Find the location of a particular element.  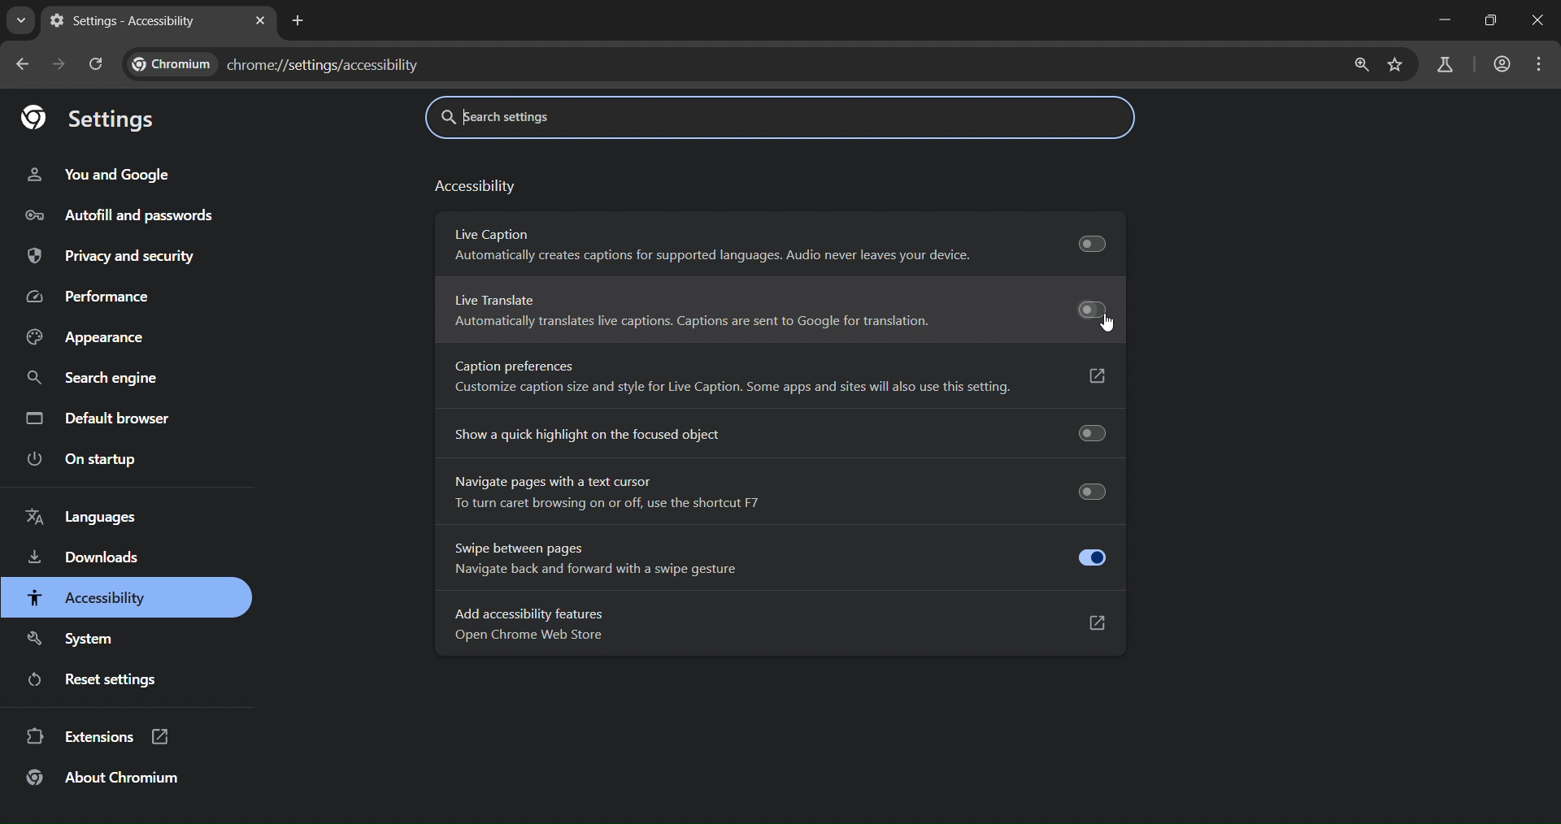

reload page is located at coordinates (98, 63).